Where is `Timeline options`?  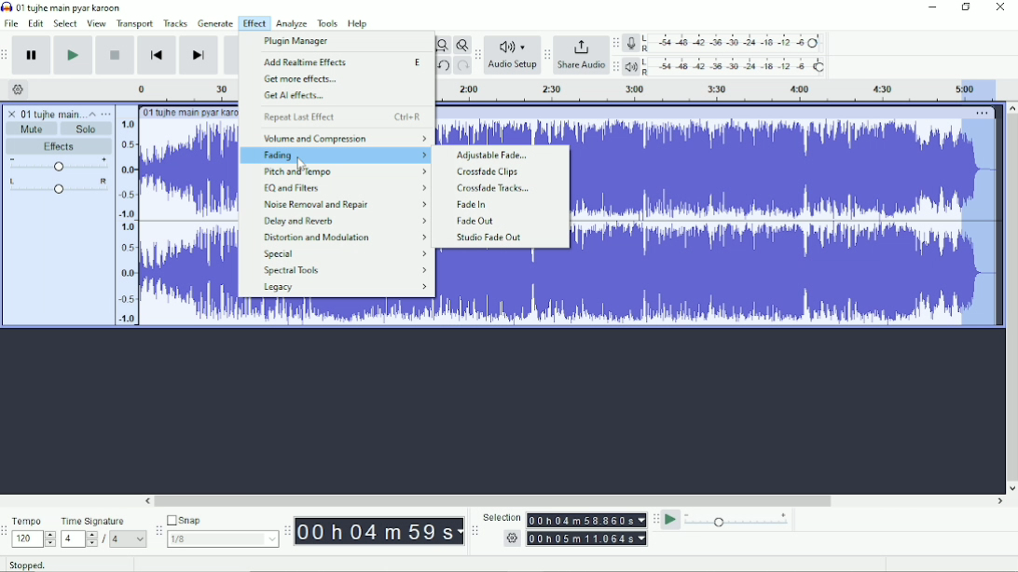
Timeline options is located at coordinates (19, 89).